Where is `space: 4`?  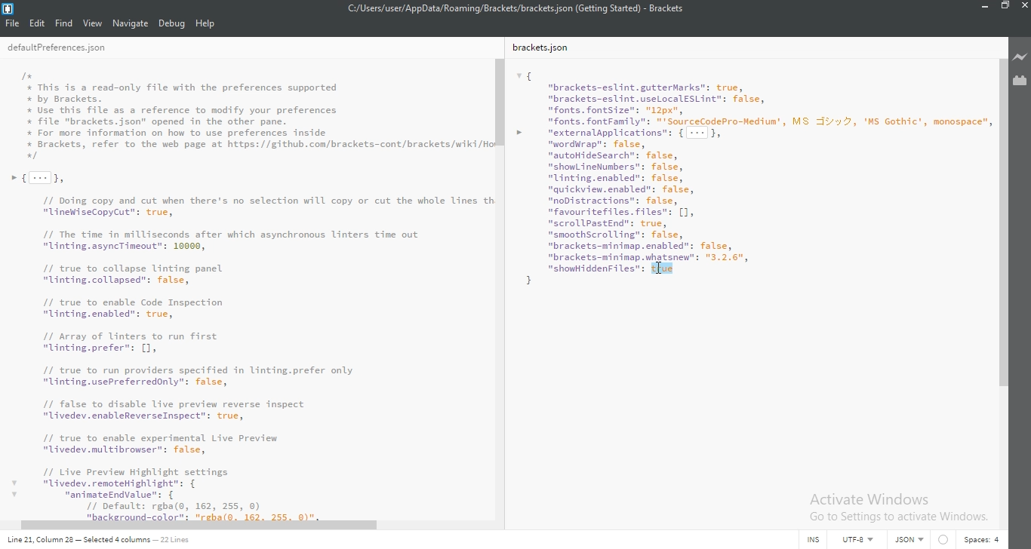
space: 4 is located at coordinates (984, 540).